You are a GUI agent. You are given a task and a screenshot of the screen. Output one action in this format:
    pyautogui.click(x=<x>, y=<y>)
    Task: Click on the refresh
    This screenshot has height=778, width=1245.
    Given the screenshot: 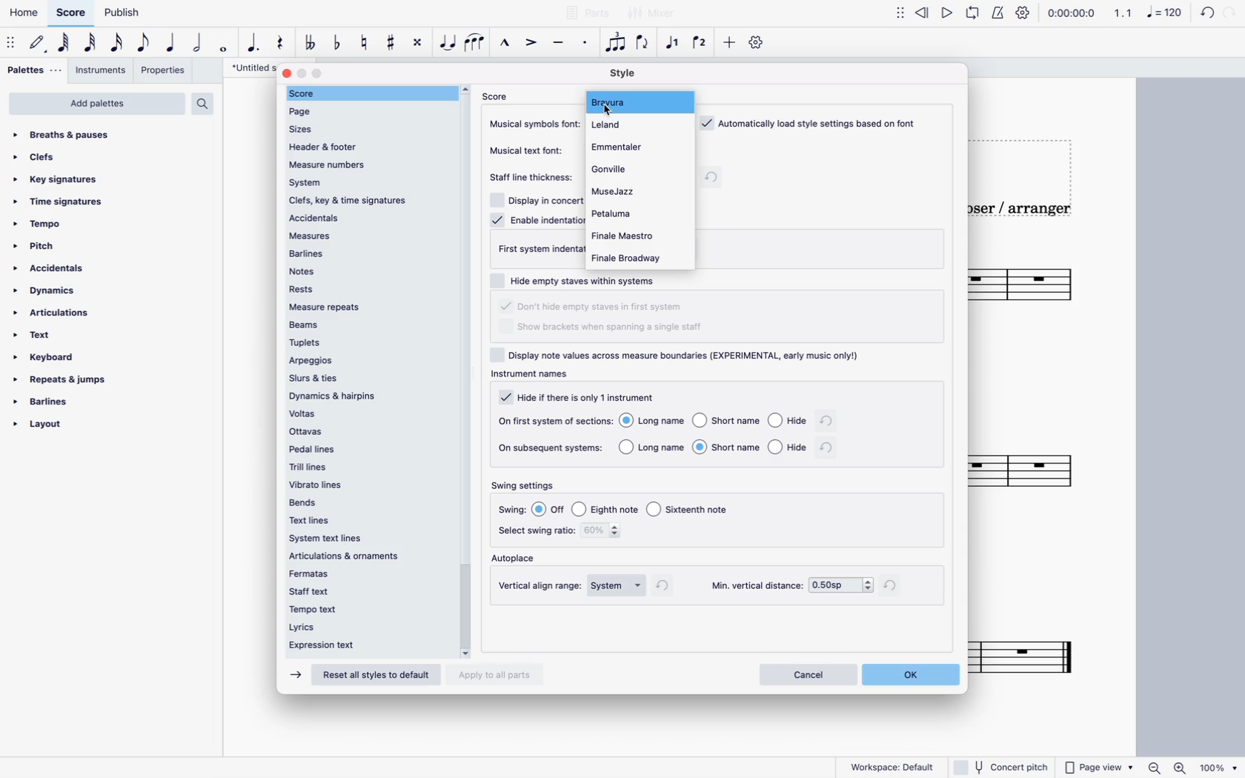 What is the action you would take?
    pyautogui.click(x=715, y=179)
    